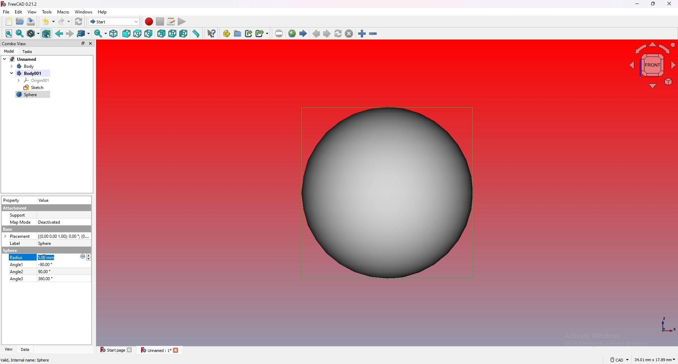  Describe the element at coordinates (173, 34) in the screenshot. I see `bottom` at that location.